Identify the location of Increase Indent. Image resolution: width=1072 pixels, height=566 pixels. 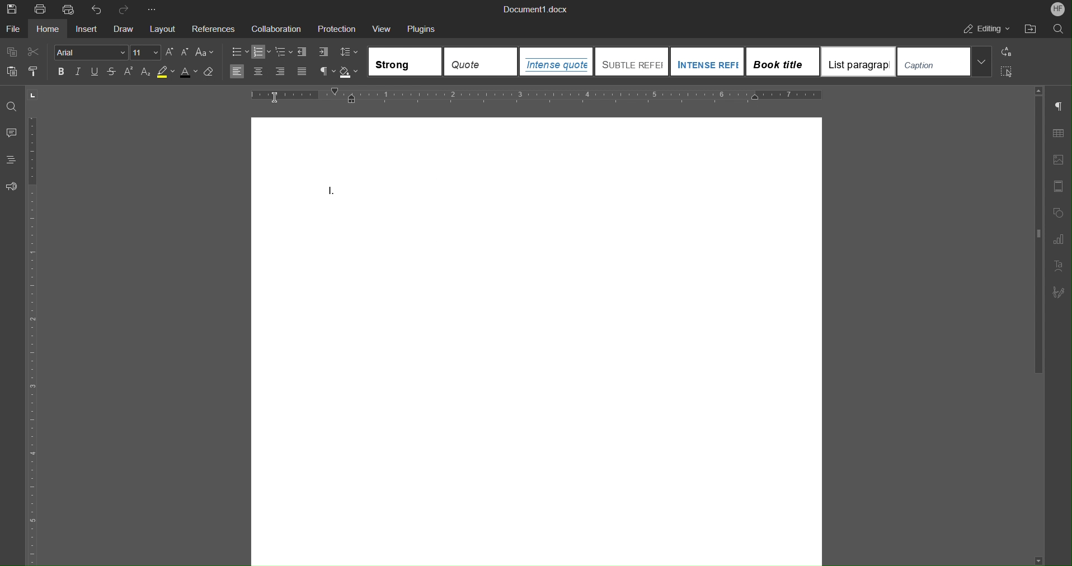
(322, 53).